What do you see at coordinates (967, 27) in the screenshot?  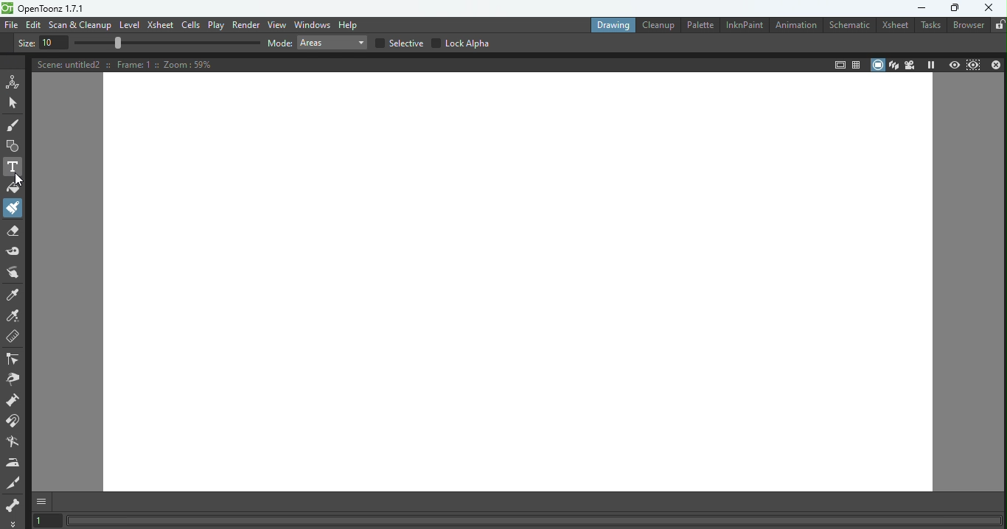 I see `Browser` at bounding box center [967, 27].